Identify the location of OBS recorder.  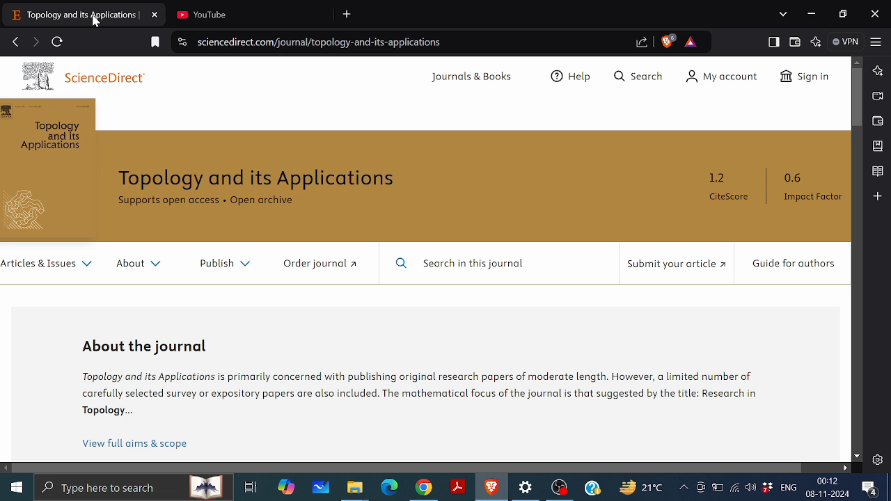
(560, 489).